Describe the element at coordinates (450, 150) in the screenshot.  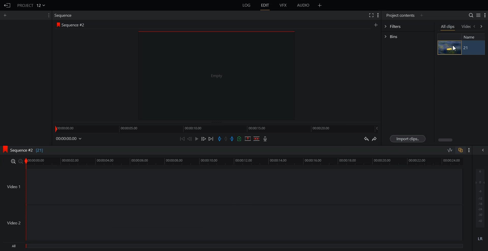
I see `Toggle Audio editing` at that location.